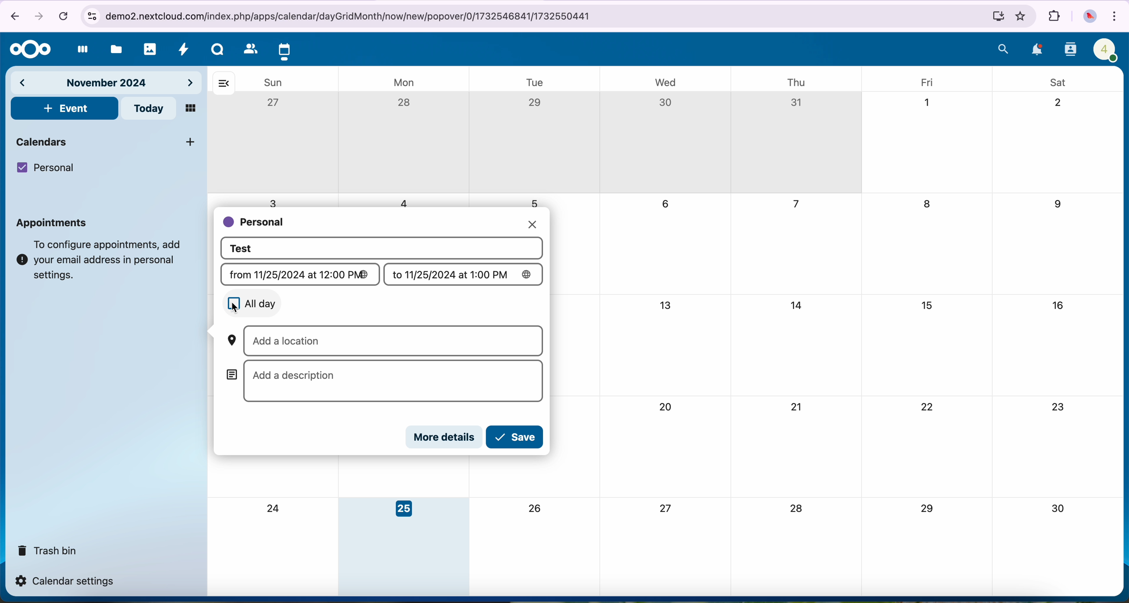 The height and width of the screenshot is (603, 1129). Describe the element at coordinates (385, 382) in the screenshot. I see `add a description` at that location.